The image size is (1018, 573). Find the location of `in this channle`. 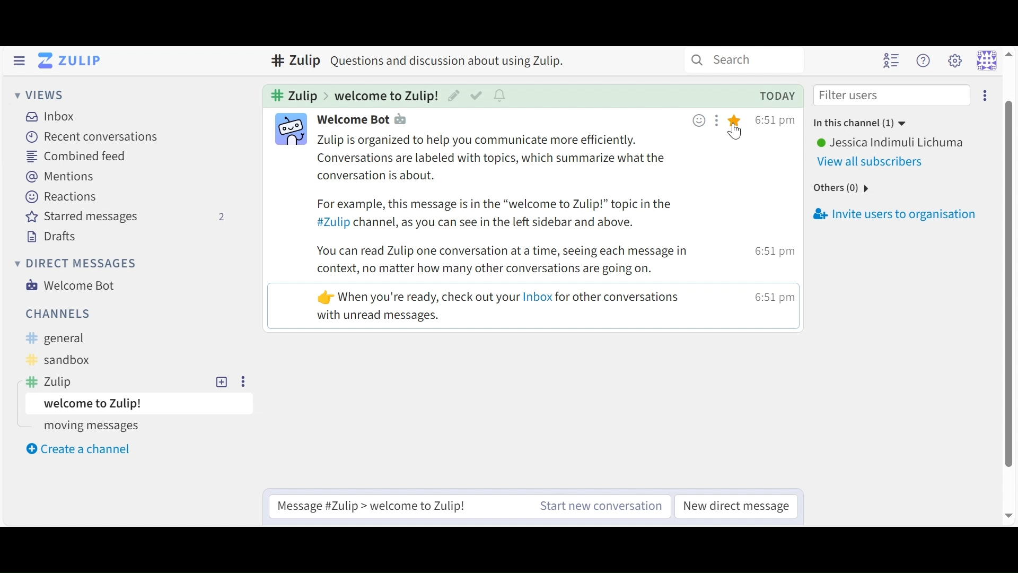

in this channle is located at coordinates (873, 121).